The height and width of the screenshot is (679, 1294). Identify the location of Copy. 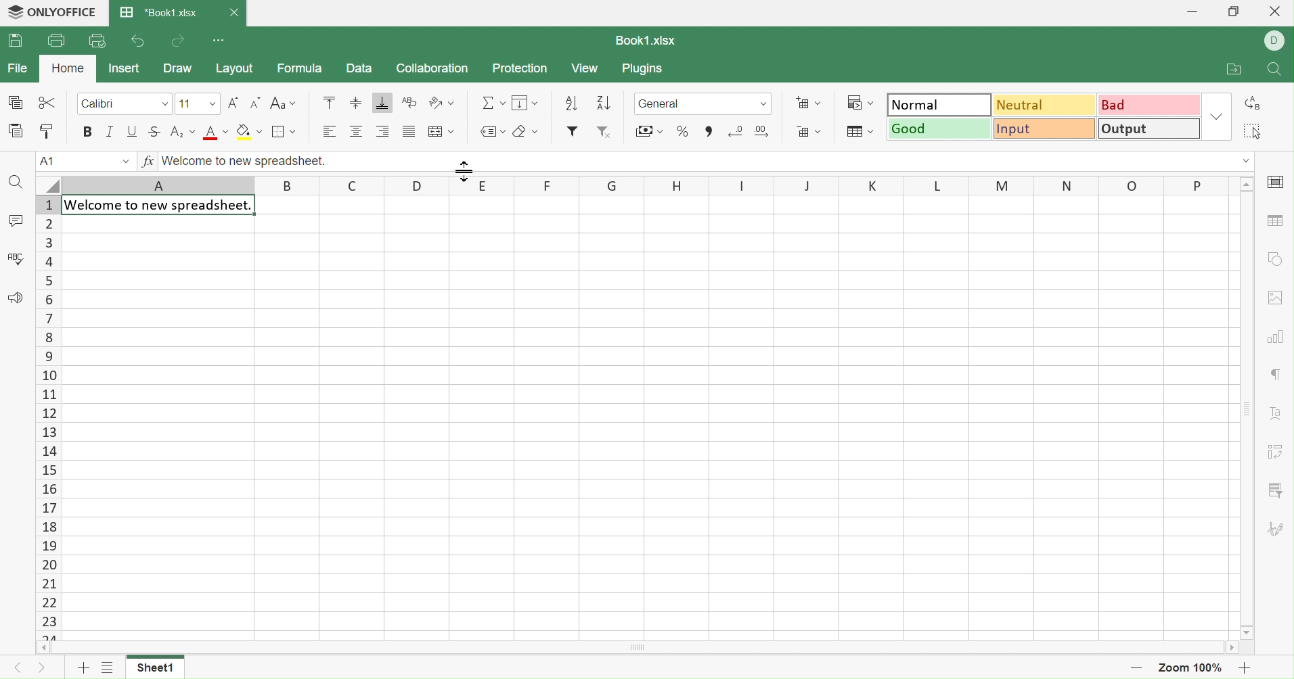
(14, 101).